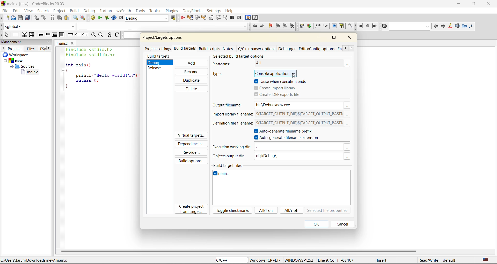  What do you see at coordinates (302, 113) in the screenshot?
I see `$(TARGET_OUTPUT_DIR)$(TARGET_OUTPUT_BASEM` at bounding box center [302, 113].